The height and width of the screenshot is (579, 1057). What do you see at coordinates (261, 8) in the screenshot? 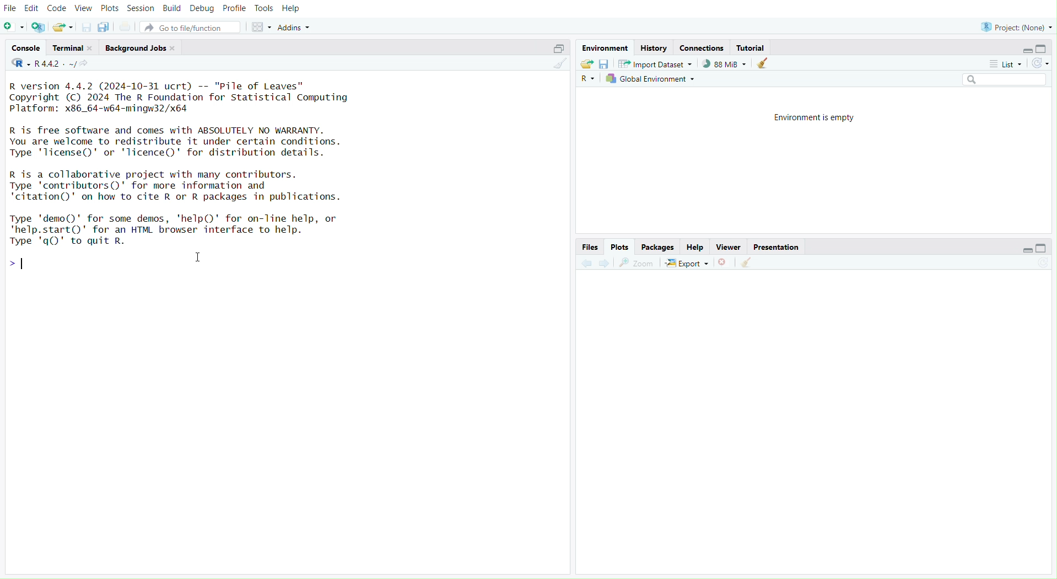
I see `Tools` at bounding box center [261, 8].